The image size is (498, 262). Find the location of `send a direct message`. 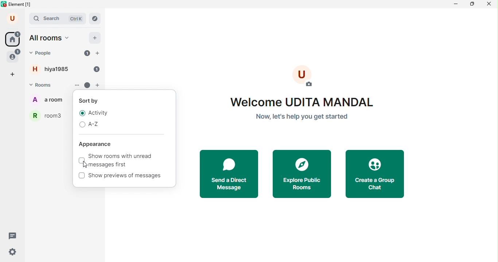

send a direct message is located at coordinates (230, 174).